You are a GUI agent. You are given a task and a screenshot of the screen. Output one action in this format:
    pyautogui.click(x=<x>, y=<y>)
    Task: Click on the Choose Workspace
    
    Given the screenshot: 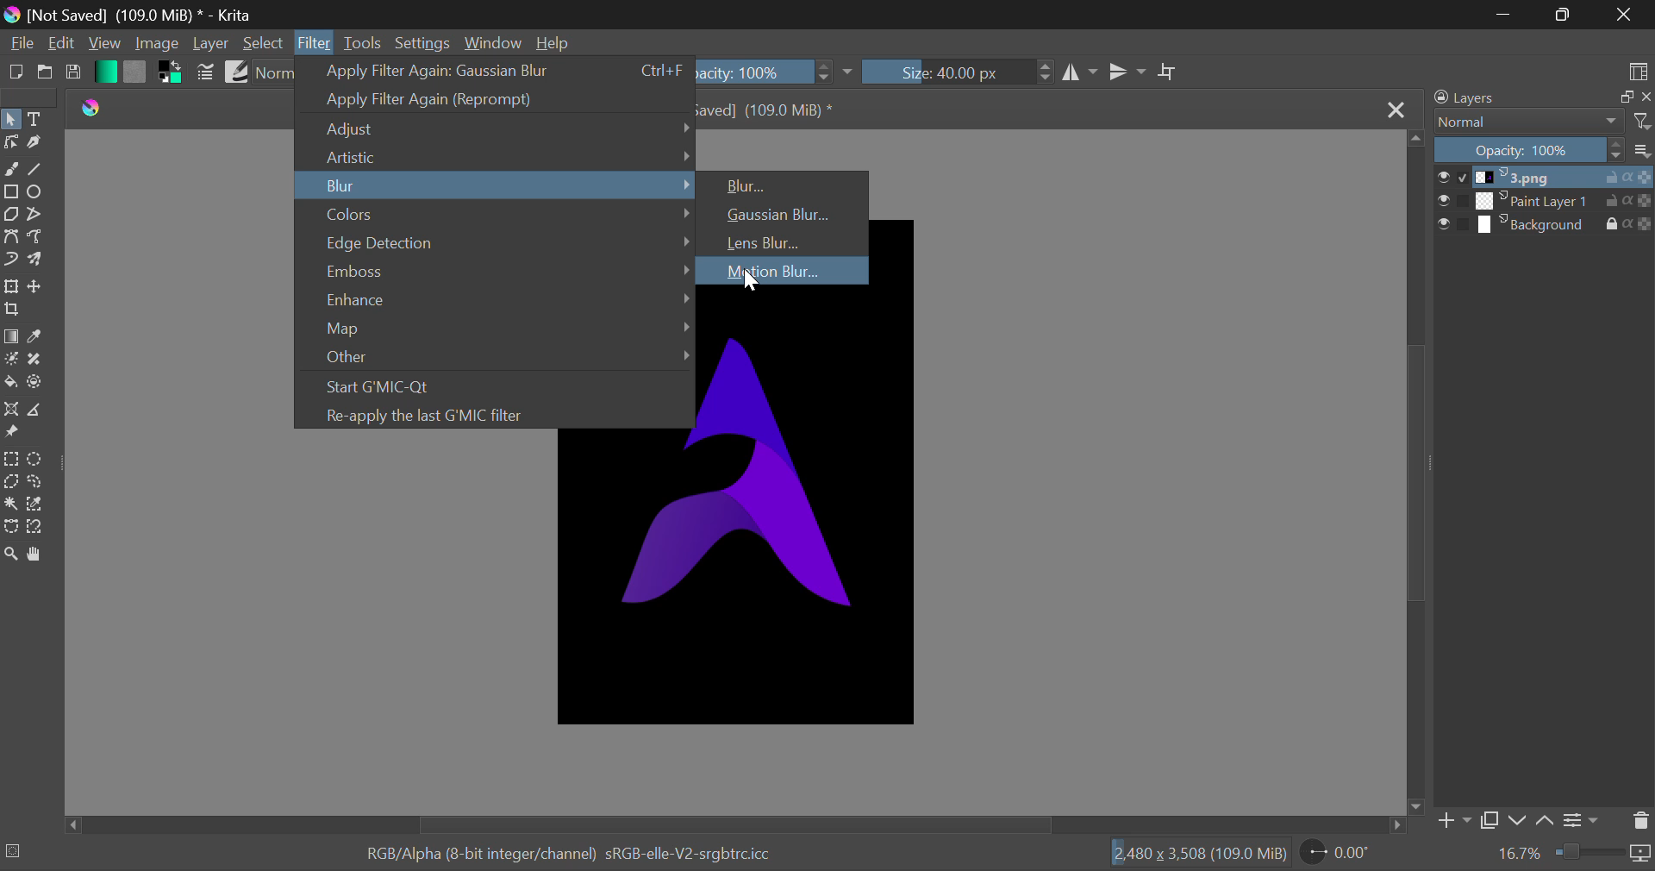 What is the action you would take?
    pyautogui.click(x=1638, y=71)
    